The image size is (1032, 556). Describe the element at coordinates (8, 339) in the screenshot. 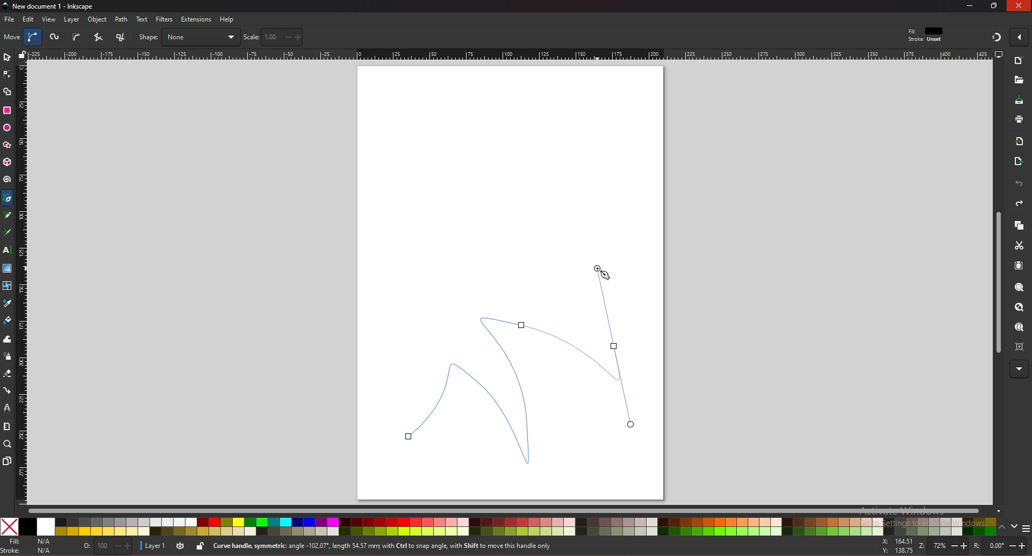

I see `tweak` at that location.